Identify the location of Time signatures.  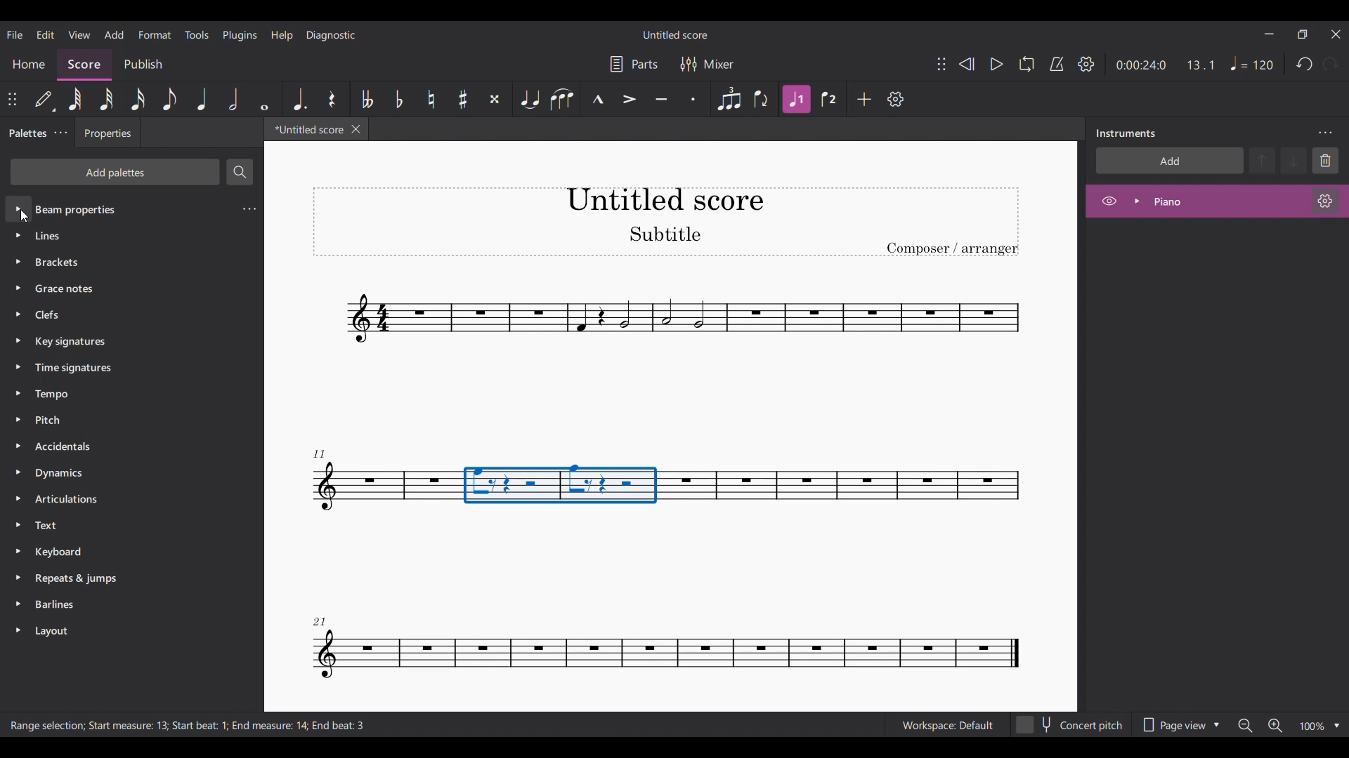
(126, 368).